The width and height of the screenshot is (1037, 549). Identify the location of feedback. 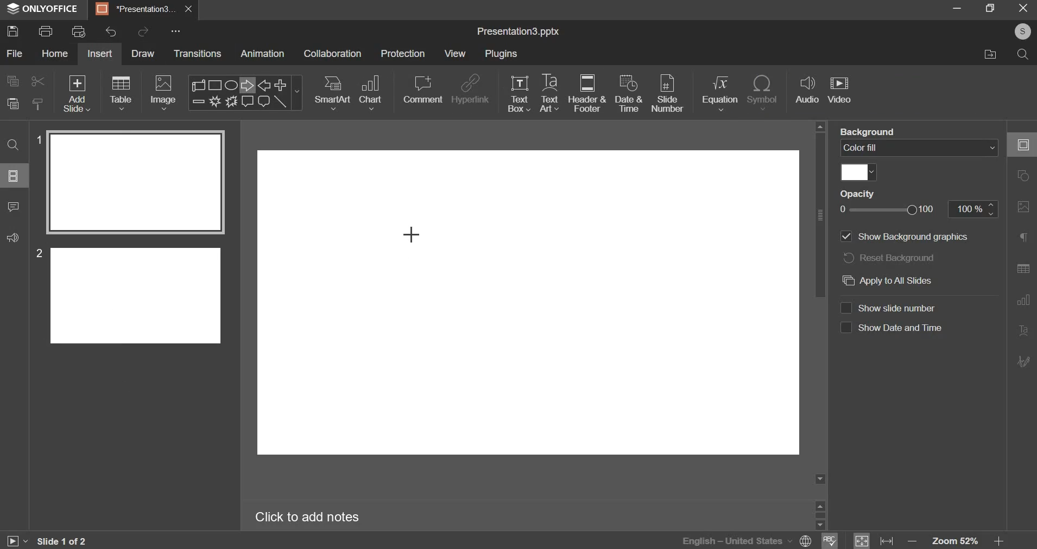
(13, 238).